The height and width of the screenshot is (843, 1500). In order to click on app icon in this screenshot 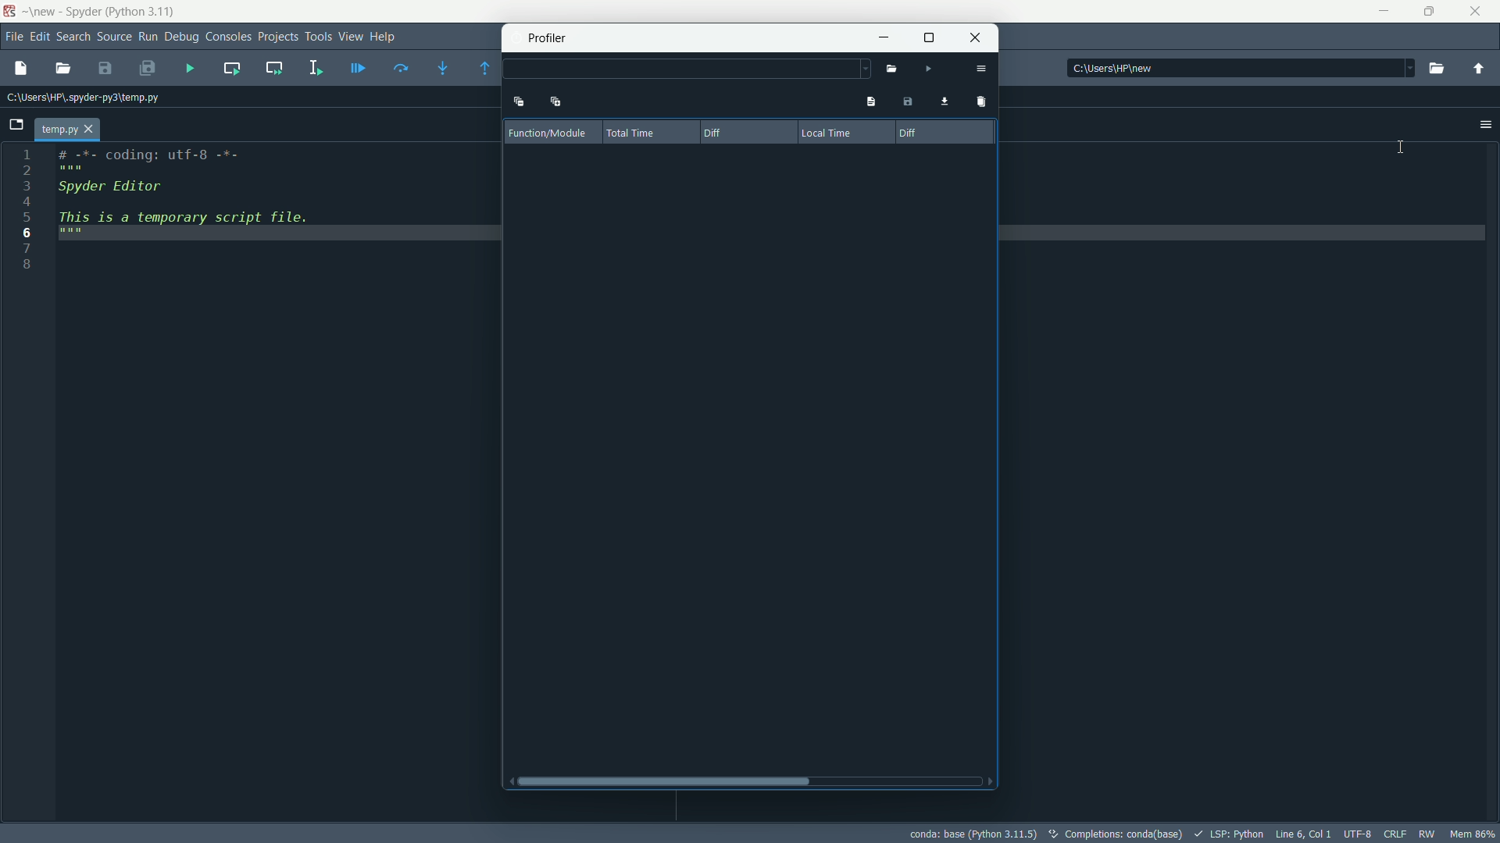, I will do `click(12, 12)`.